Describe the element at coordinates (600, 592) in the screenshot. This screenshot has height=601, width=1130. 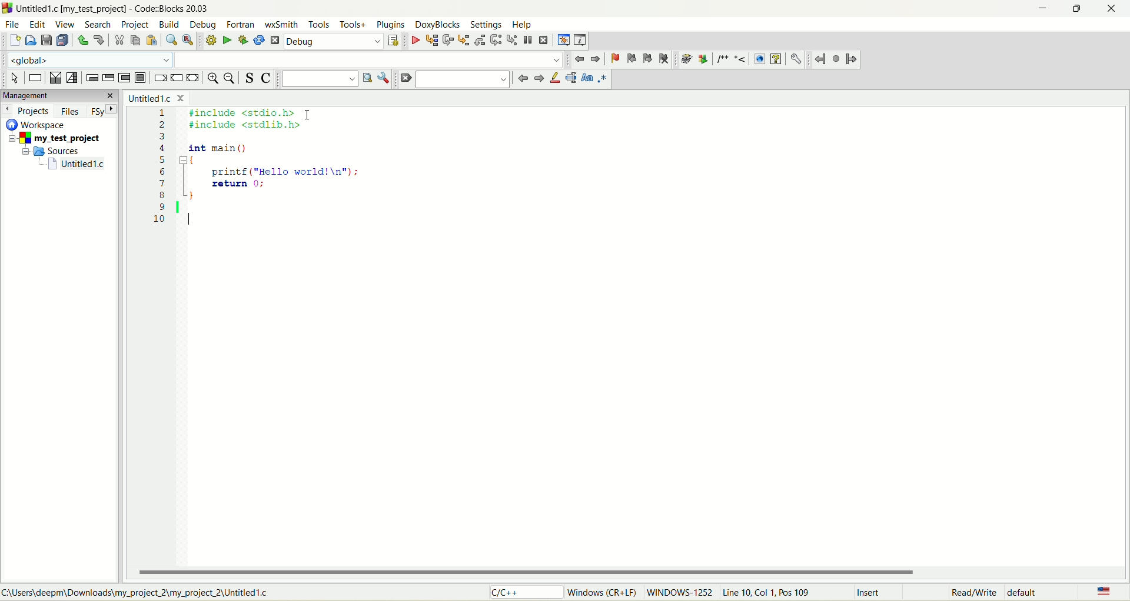
I see `windows (CR+LF)` at that location.